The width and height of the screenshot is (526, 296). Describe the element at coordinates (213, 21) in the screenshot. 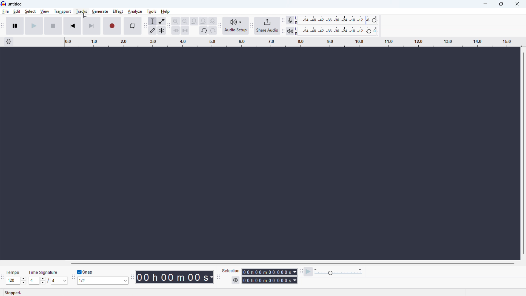

I see `Toggle zoom ` at that location.